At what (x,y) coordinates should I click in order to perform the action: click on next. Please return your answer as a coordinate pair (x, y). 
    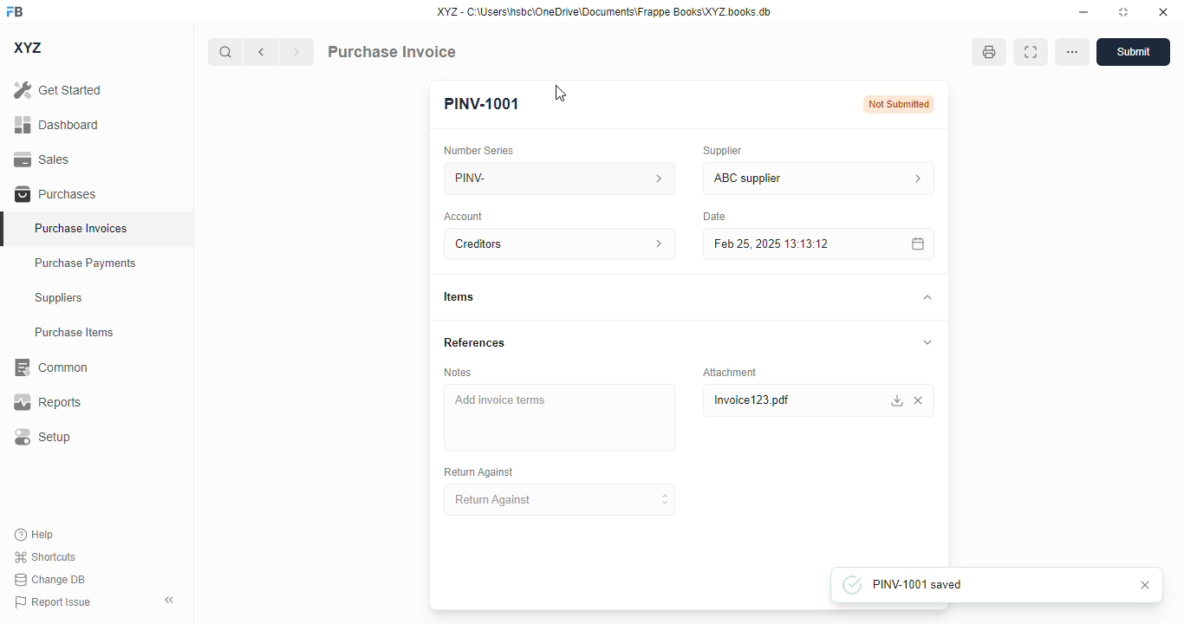
    Looking at the image, I should click on (296, 52).